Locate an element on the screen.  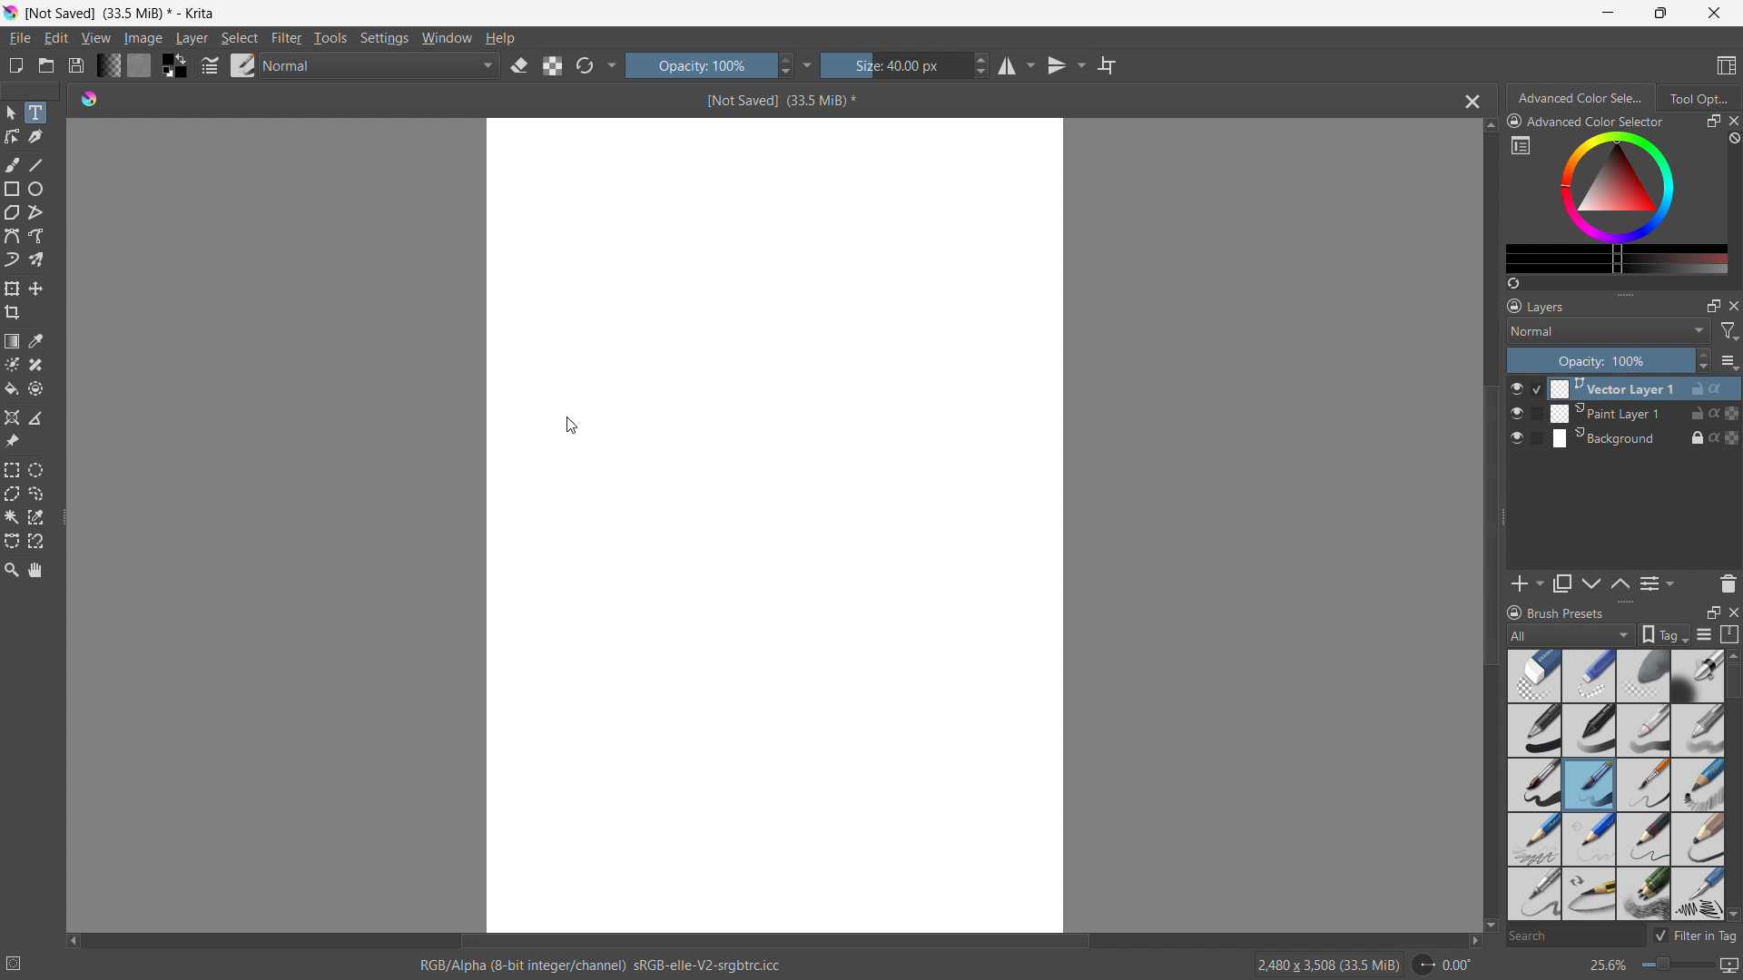
horizontal scrollbar is located at coordinates (773, 938).